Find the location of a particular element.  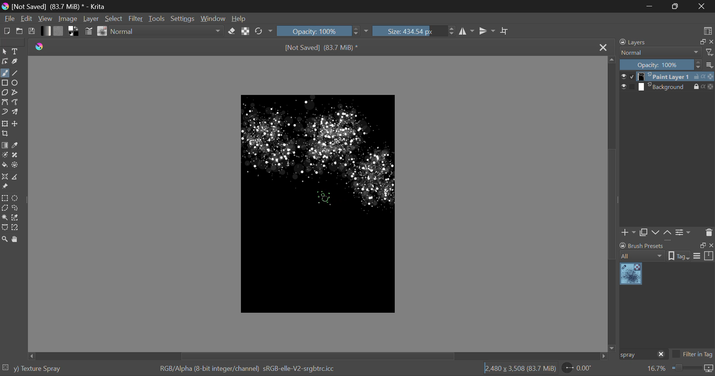

Multibrush is located at coordinates (15, 111).